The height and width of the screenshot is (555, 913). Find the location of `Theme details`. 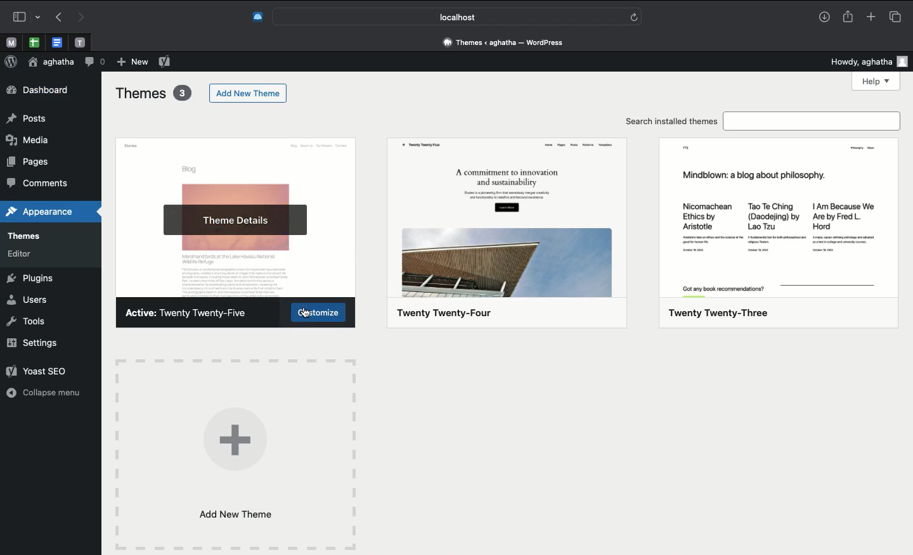

Theme details is located at coordinates (238, 218).